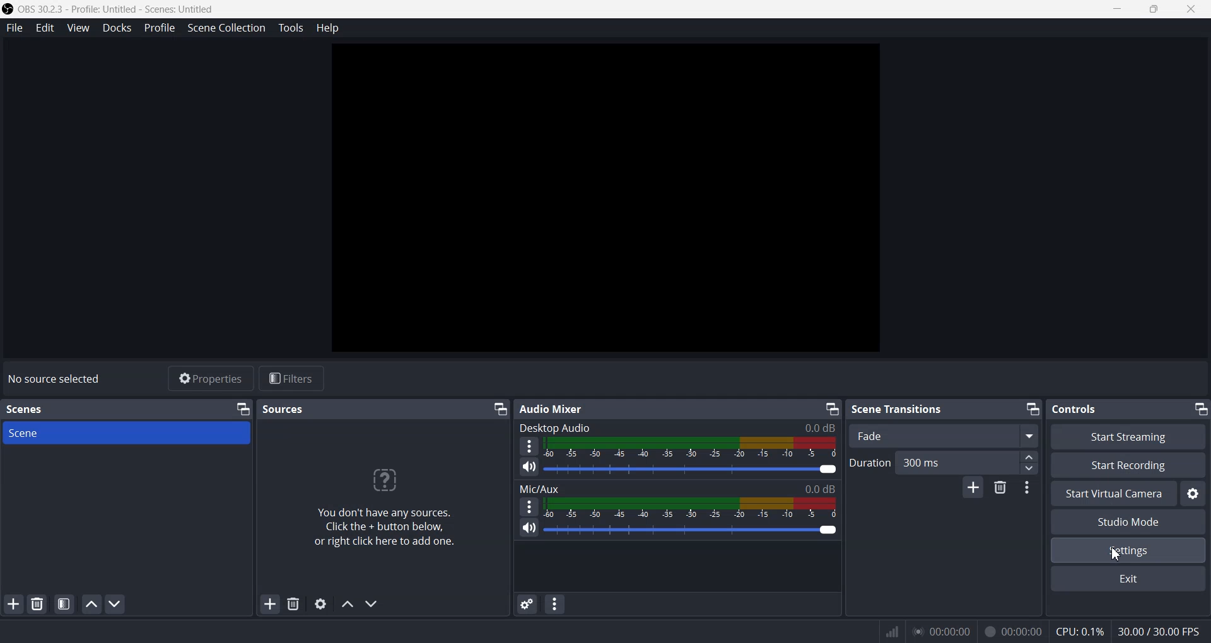 The height and width of the screenshot is (643, 1211). Describe the element at coordinates (1028, 488) in the screenshot. I see `Transition properties` at that location.